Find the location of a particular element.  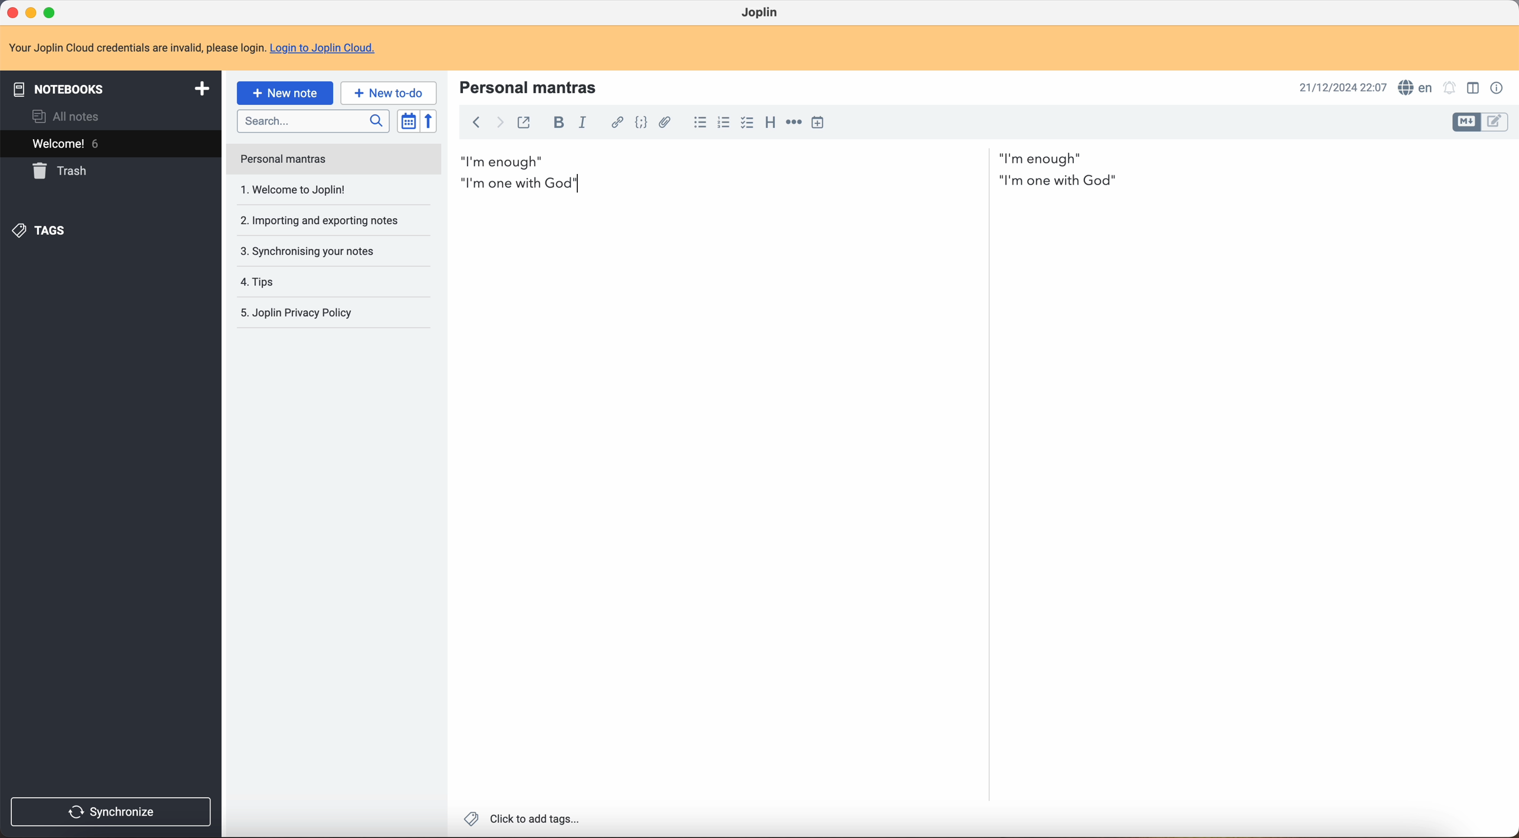

notebooks is located at coordinates (111, 87).